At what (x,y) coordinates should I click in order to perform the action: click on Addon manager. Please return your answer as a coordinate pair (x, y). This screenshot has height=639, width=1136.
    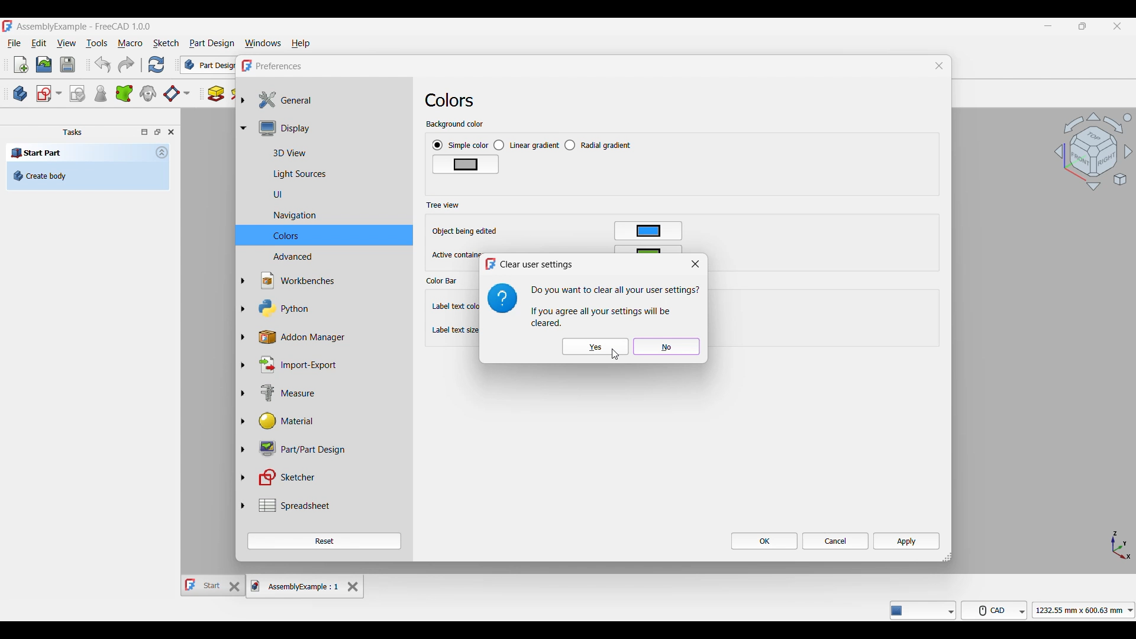
    Looking at the image, I should click on (306, 338).